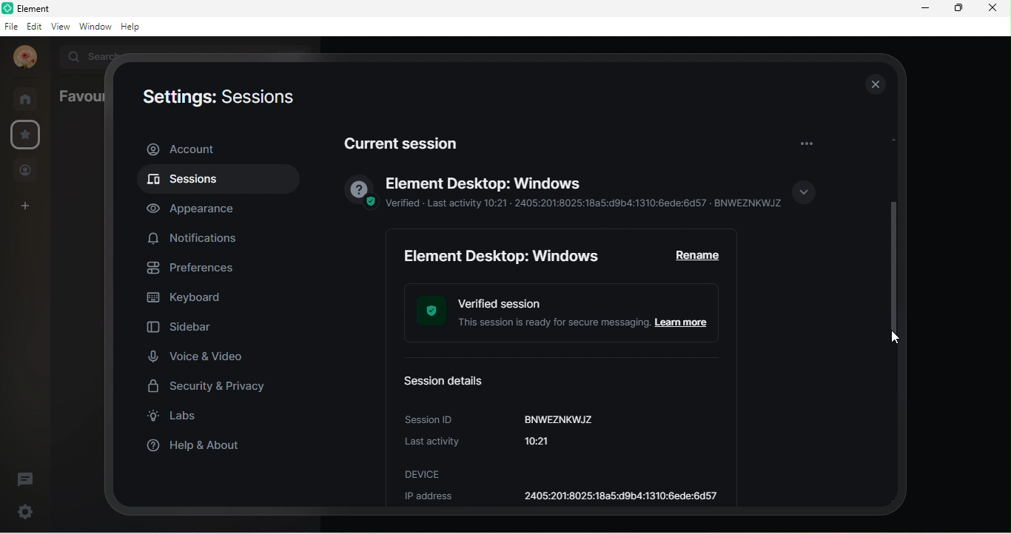 Image resolution: width=1011 pixels, height=534 pixels. I want to click on element desktop window, so click(485, 183).